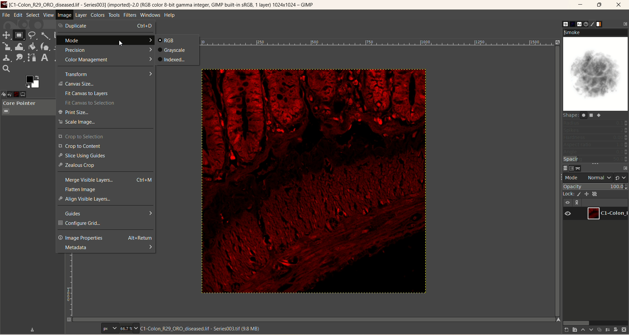  Describe the element at coordinates (565, 168) in the screenshot. I see `layers` at that location.